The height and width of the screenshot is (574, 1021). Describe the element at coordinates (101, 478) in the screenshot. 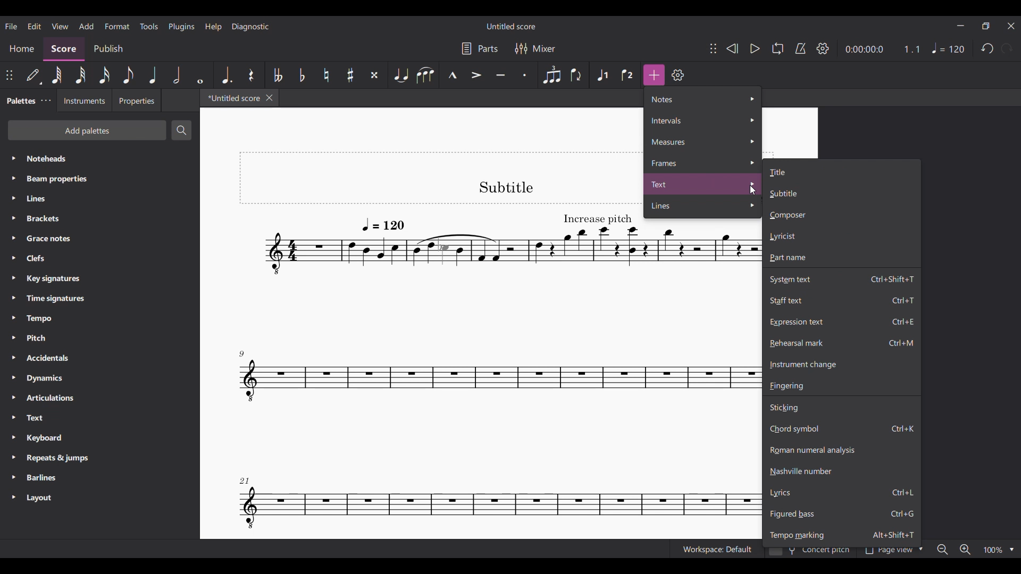

I see `Barlines` at that location.